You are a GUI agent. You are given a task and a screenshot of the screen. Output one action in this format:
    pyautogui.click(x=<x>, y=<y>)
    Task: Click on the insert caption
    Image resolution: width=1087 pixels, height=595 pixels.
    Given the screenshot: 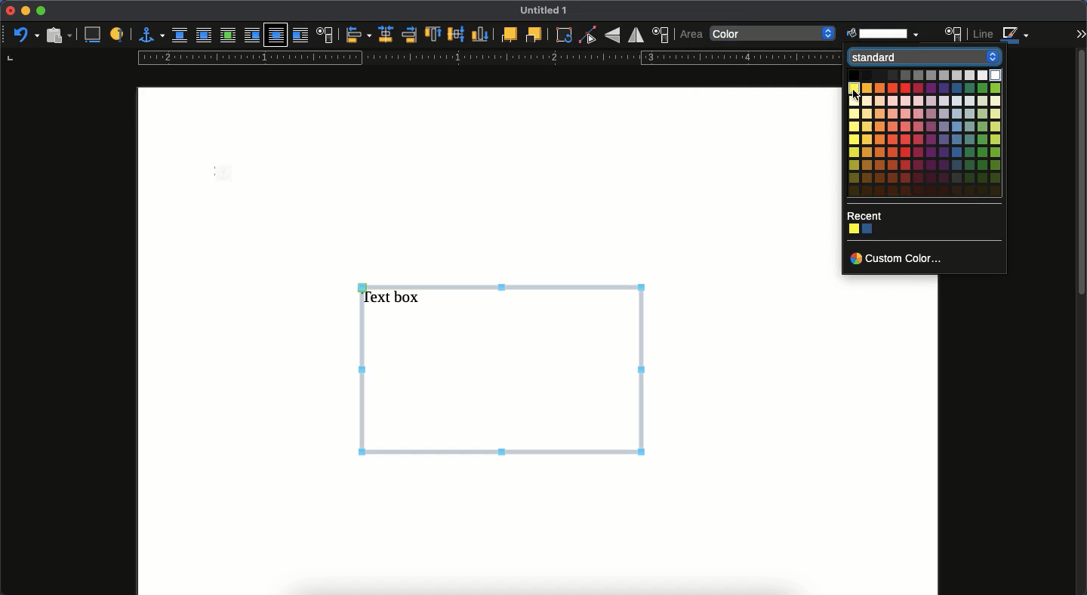 What is the action you would take?
    pyautogui.click(x=95, y=34)
    